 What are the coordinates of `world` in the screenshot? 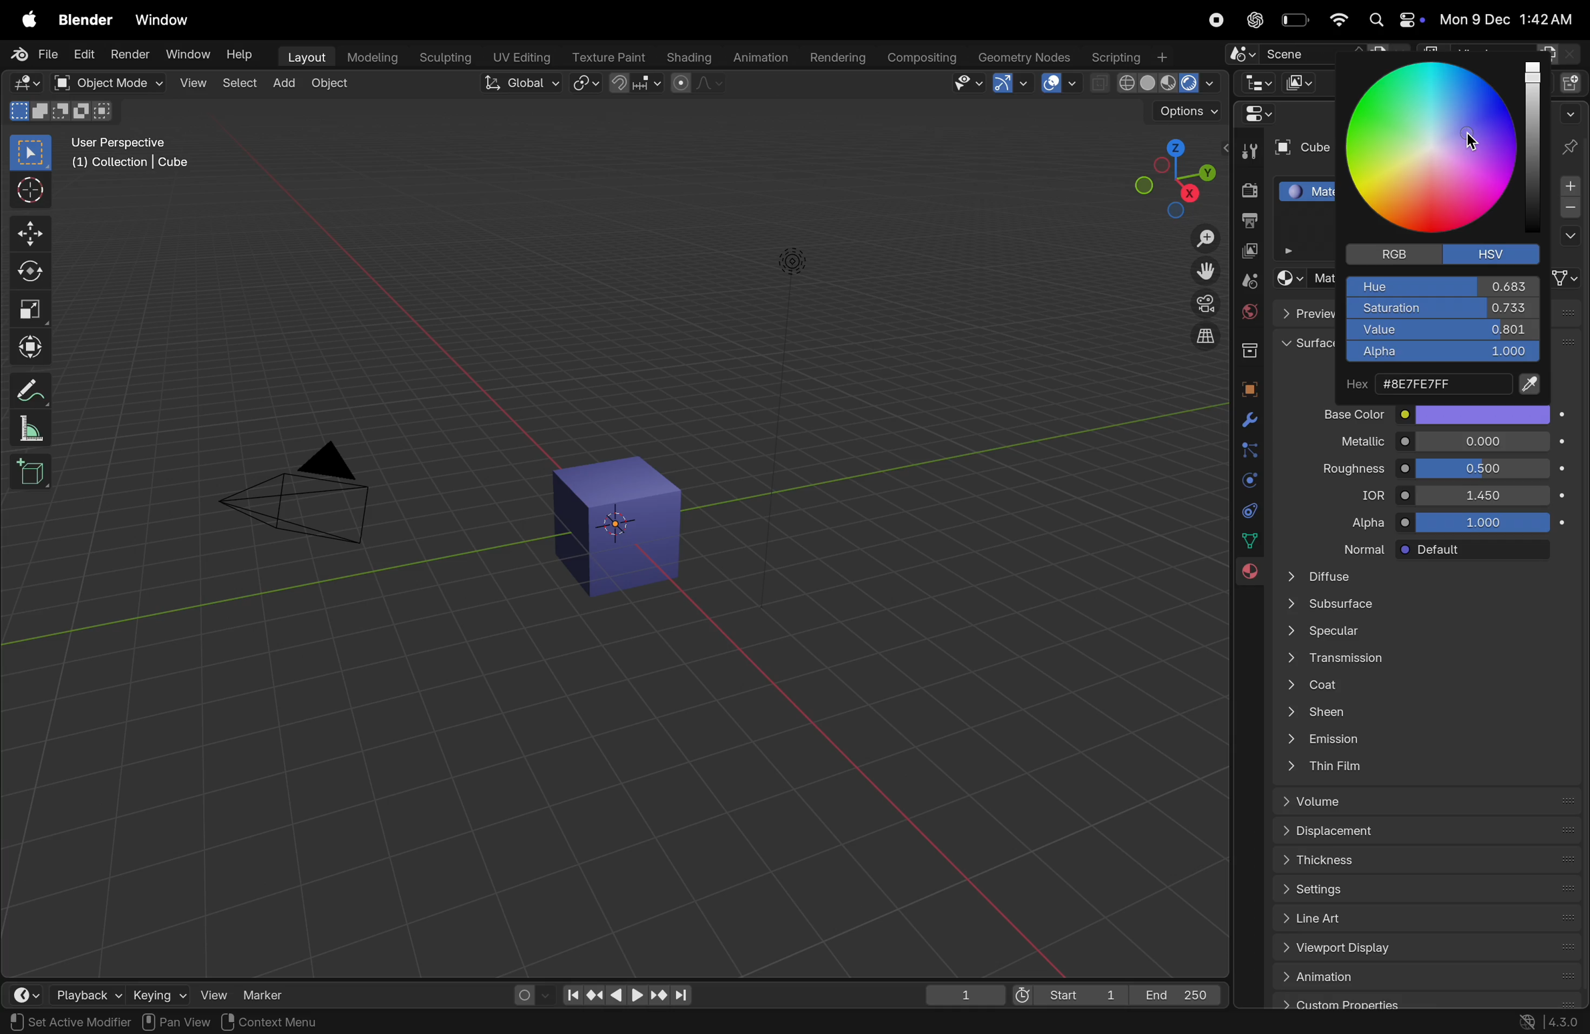 It's located at (1247, 311).